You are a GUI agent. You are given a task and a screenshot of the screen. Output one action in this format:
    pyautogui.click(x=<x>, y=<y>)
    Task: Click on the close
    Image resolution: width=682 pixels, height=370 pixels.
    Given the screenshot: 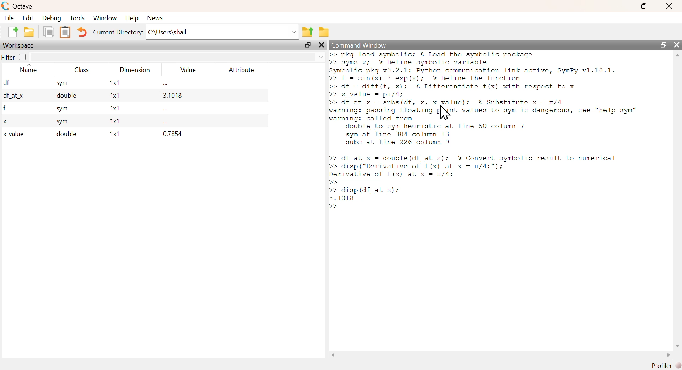 What is the action you would take?
    pyautogui.click(x=321, y=45)
    